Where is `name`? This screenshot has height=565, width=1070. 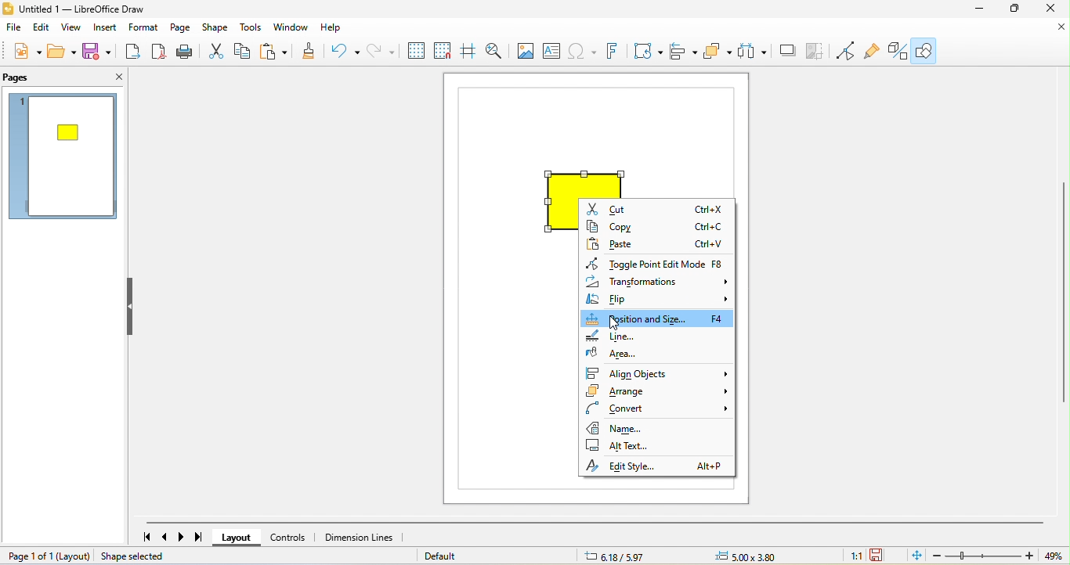
name is located at coordinates (656, 426).